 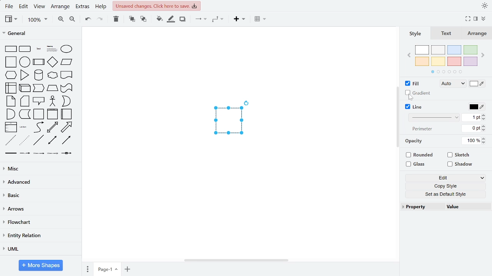 What do you see at coordinates (52, 114) in the screenshot?
I see `general shapes` at bounding box center [52, 114].